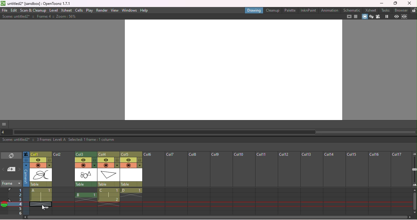 The height and width of the screenshot is (220, 417). Describe the element at coordinates (66, 11) in the screenshot. I see `Xsheet` at that location.